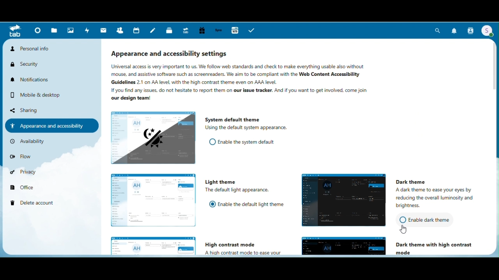  Describe the element at coordinates (103, 31) in the screenshot. I see `Mail` at that location.